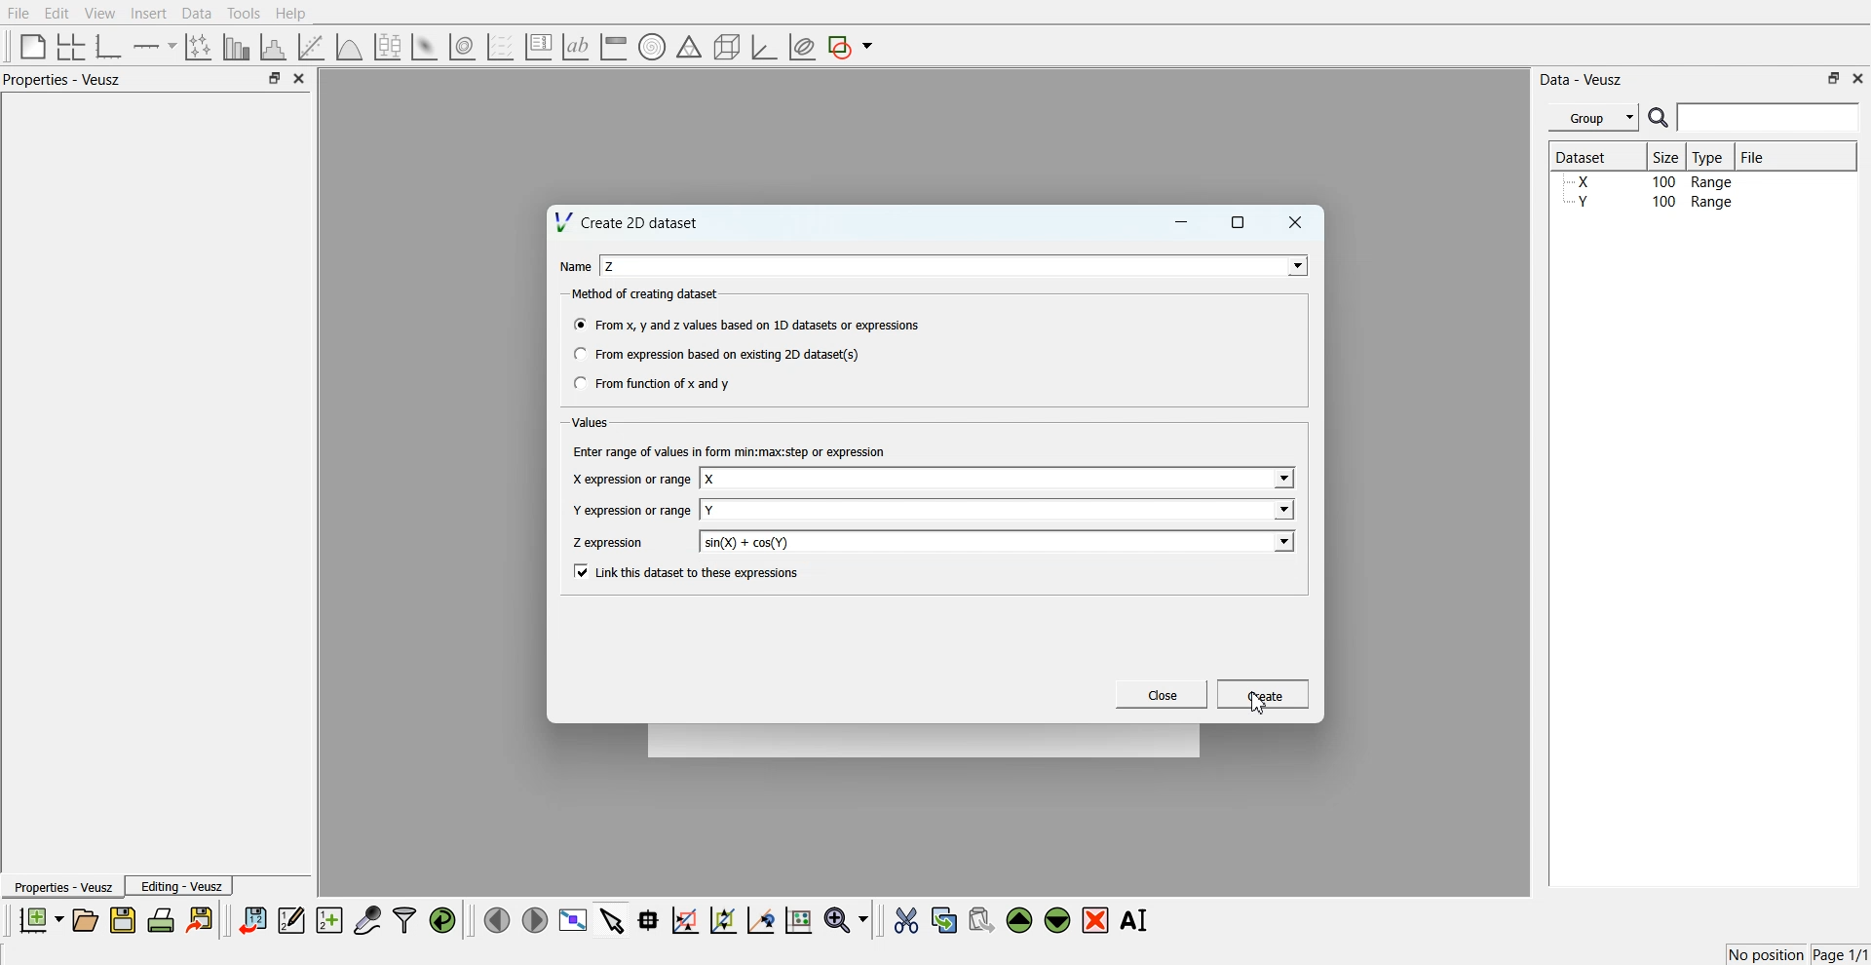 This screenshot has height=965, width=1871. I want to click on Maximize, so click(1834, 78).